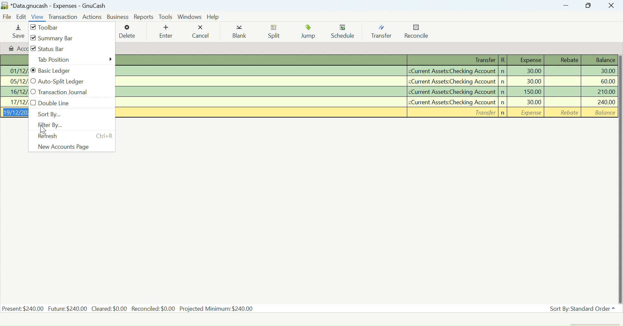  Describe the element at coordinates (165, 16) in the screenshot. I see `Tools` at that location.